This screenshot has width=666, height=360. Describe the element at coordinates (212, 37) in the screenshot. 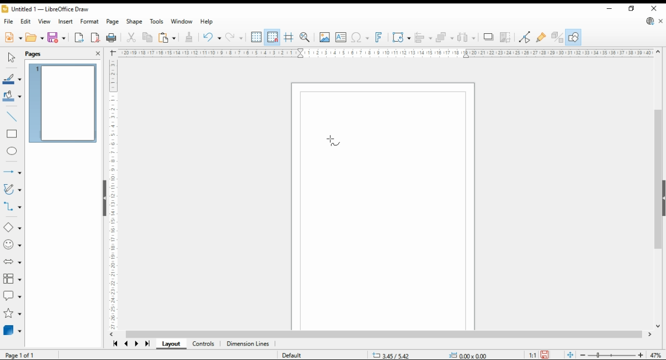

I see `undo` at that location.